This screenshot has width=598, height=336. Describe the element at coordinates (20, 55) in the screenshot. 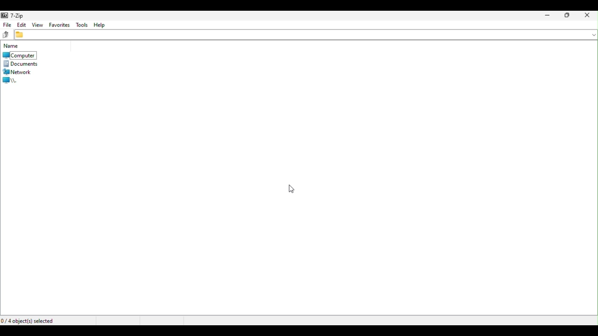

I see `computer` at that location.